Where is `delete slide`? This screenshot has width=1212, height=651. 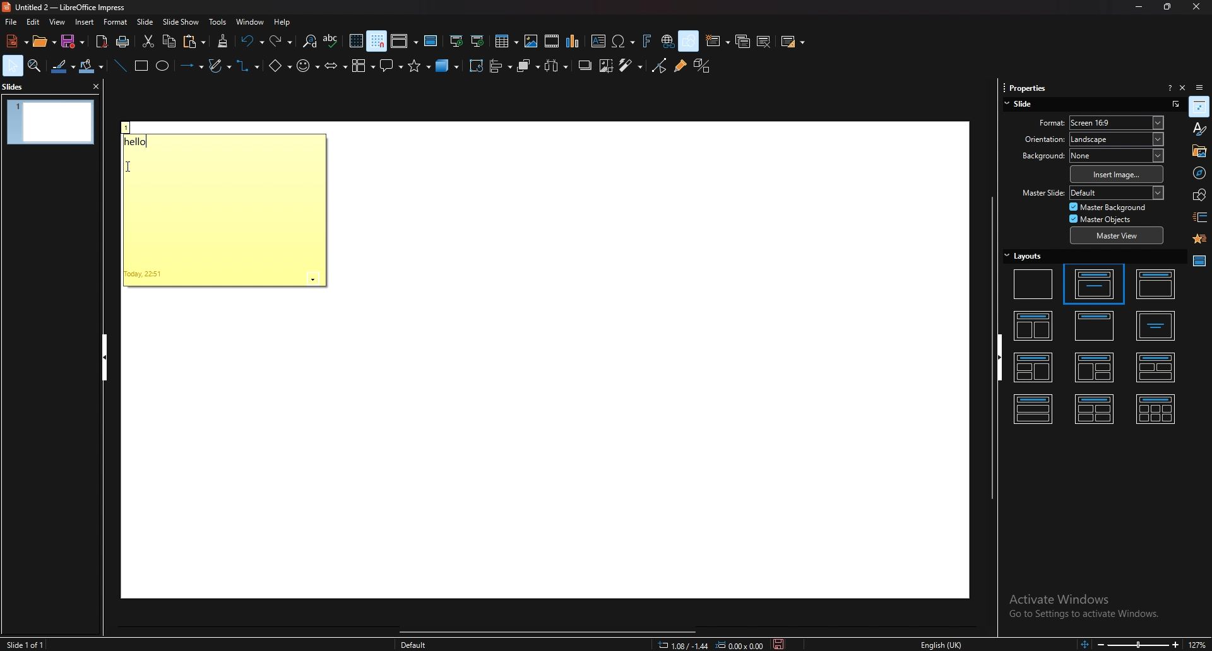
delete slide is located at coordinates (765, 41).